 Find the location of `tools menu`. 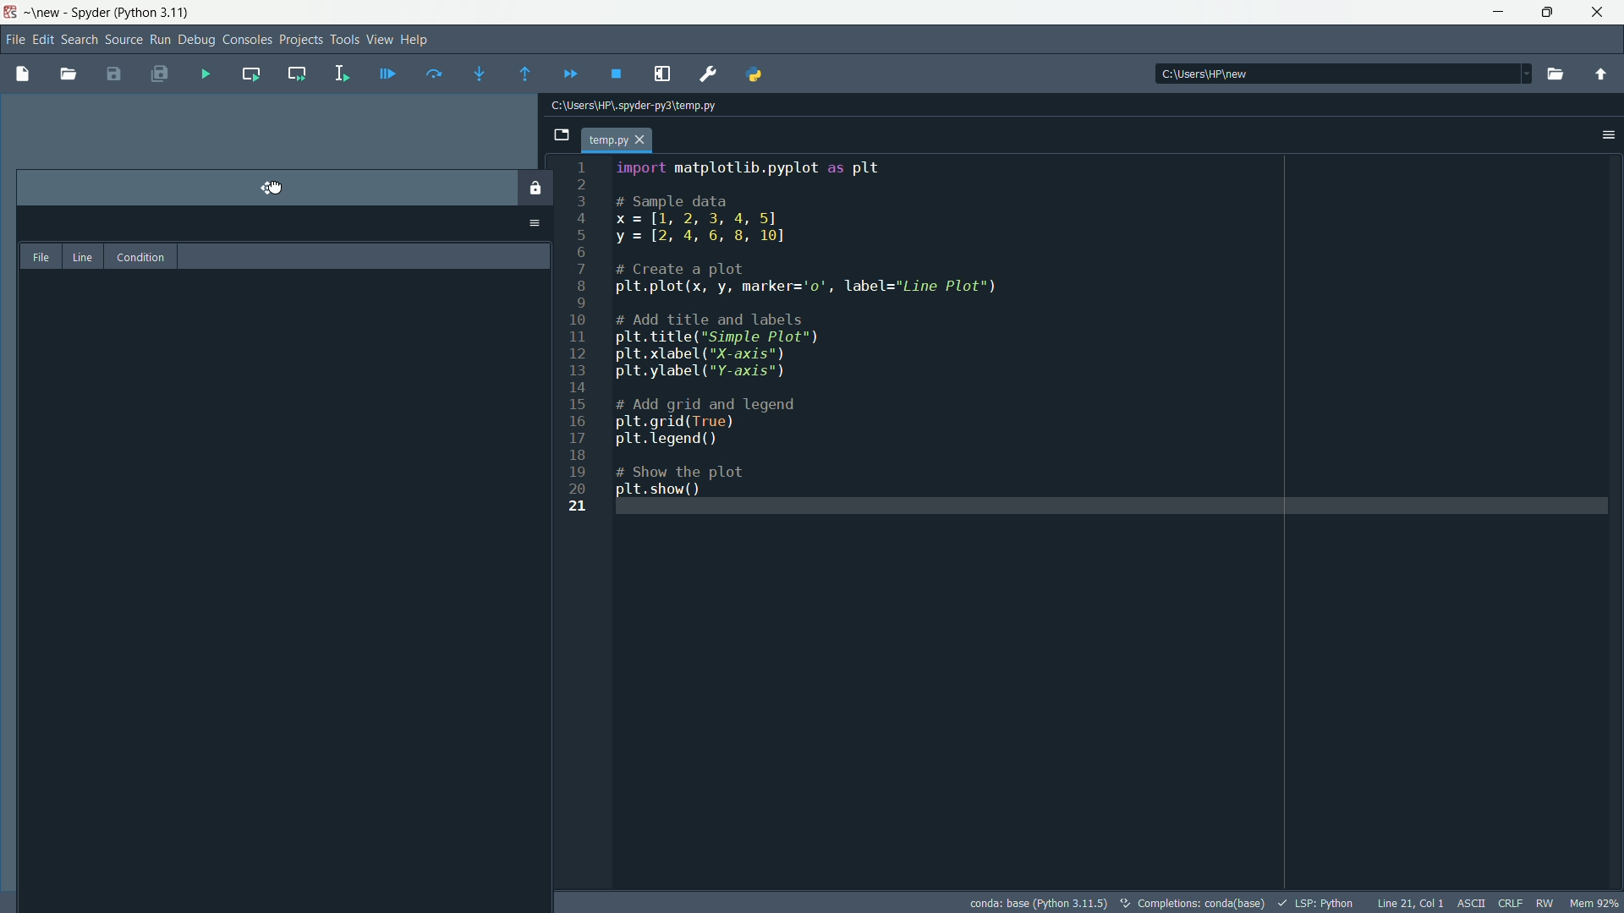

tools menu is located at coordinates (343, 39).